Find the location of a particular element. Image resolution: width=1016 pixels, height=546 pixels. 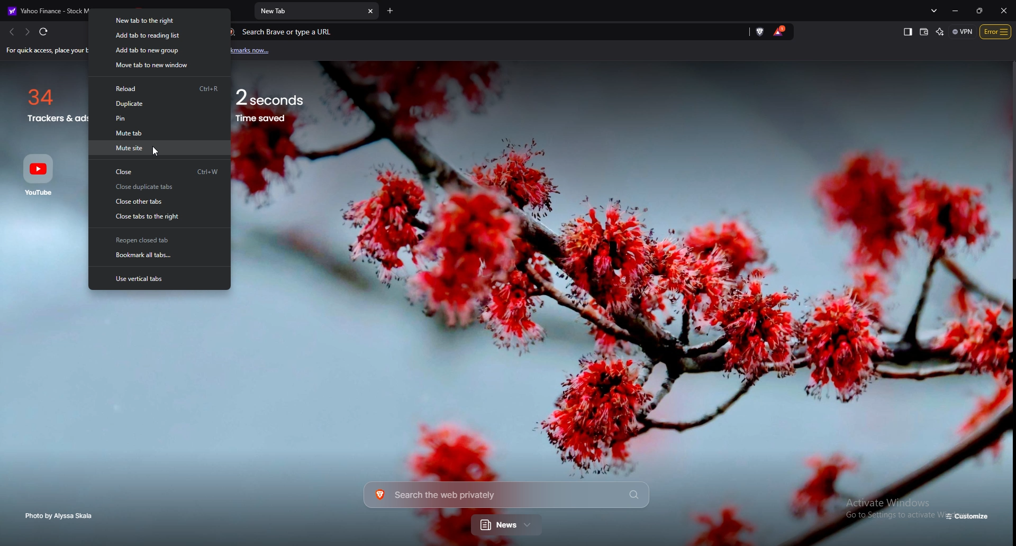

search tabs is located at coordinates (936, 10).